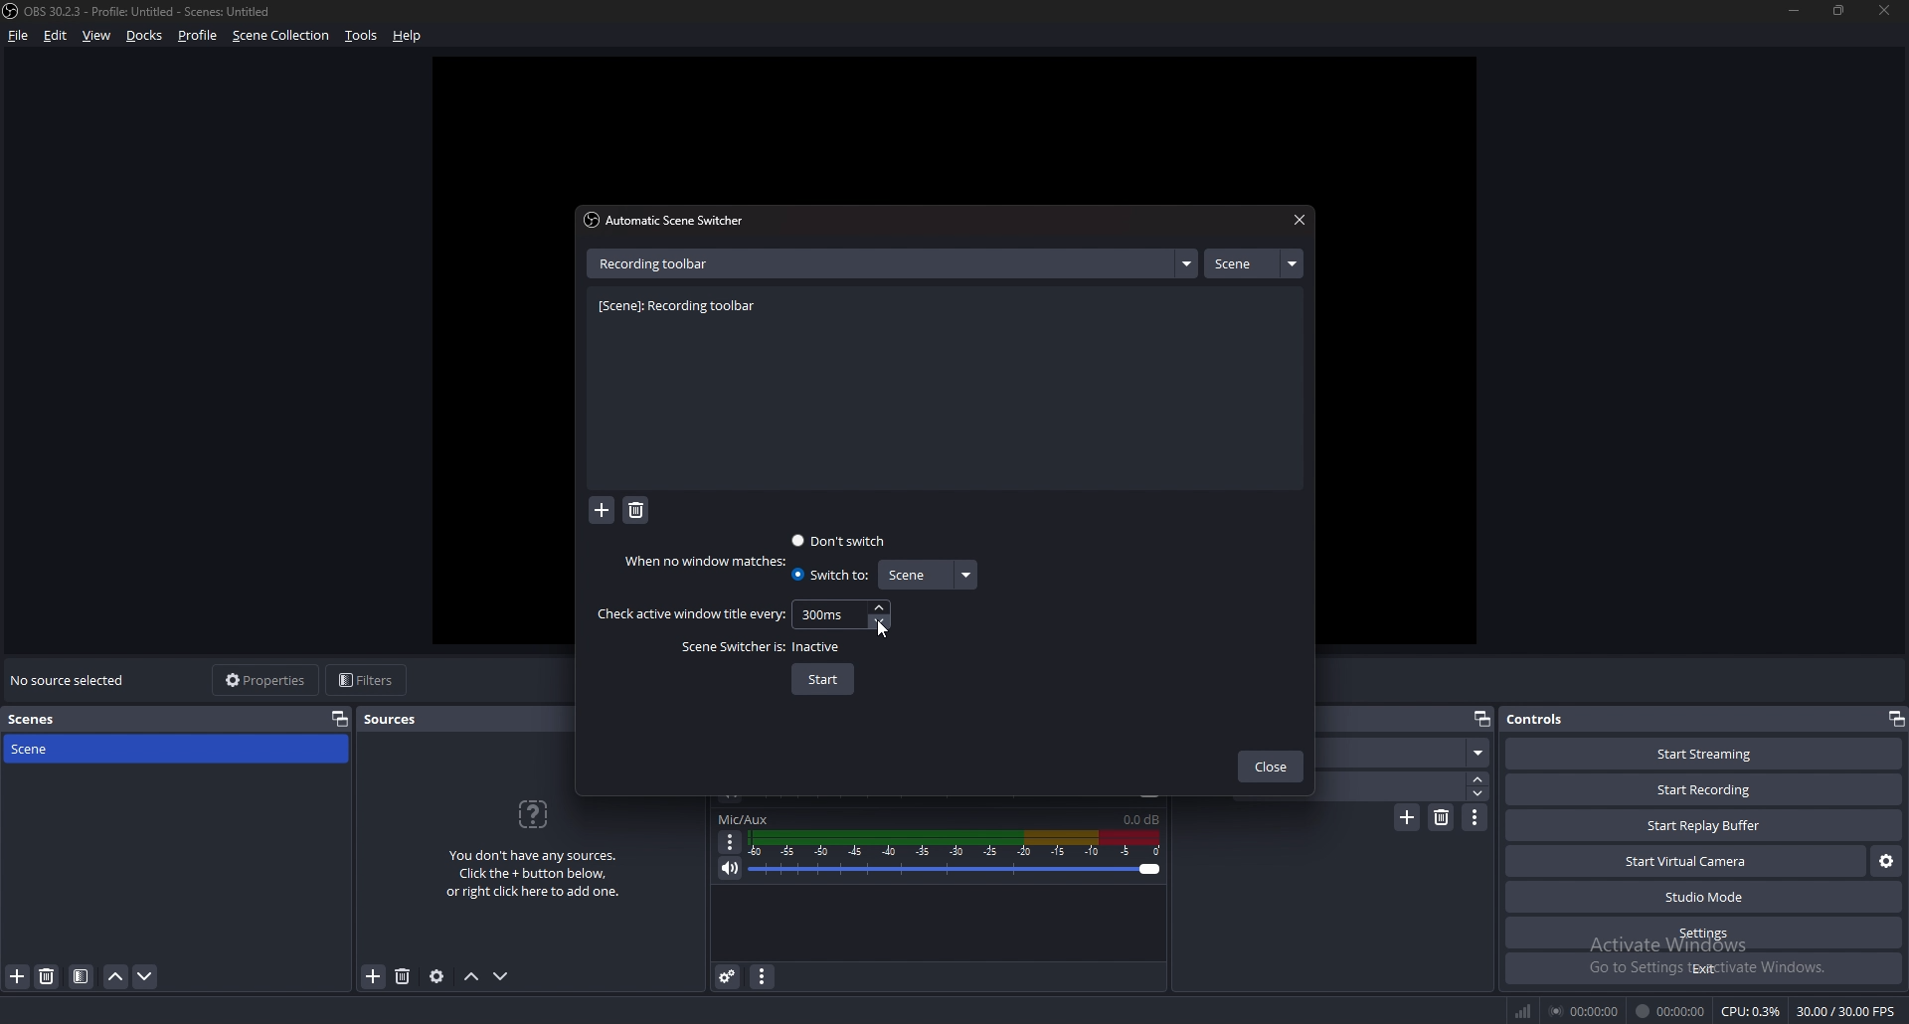  What do you see at coordinates (1705, 825) in the screenshot?
I see `start replay buffer` at bounding box center [1705, 825].